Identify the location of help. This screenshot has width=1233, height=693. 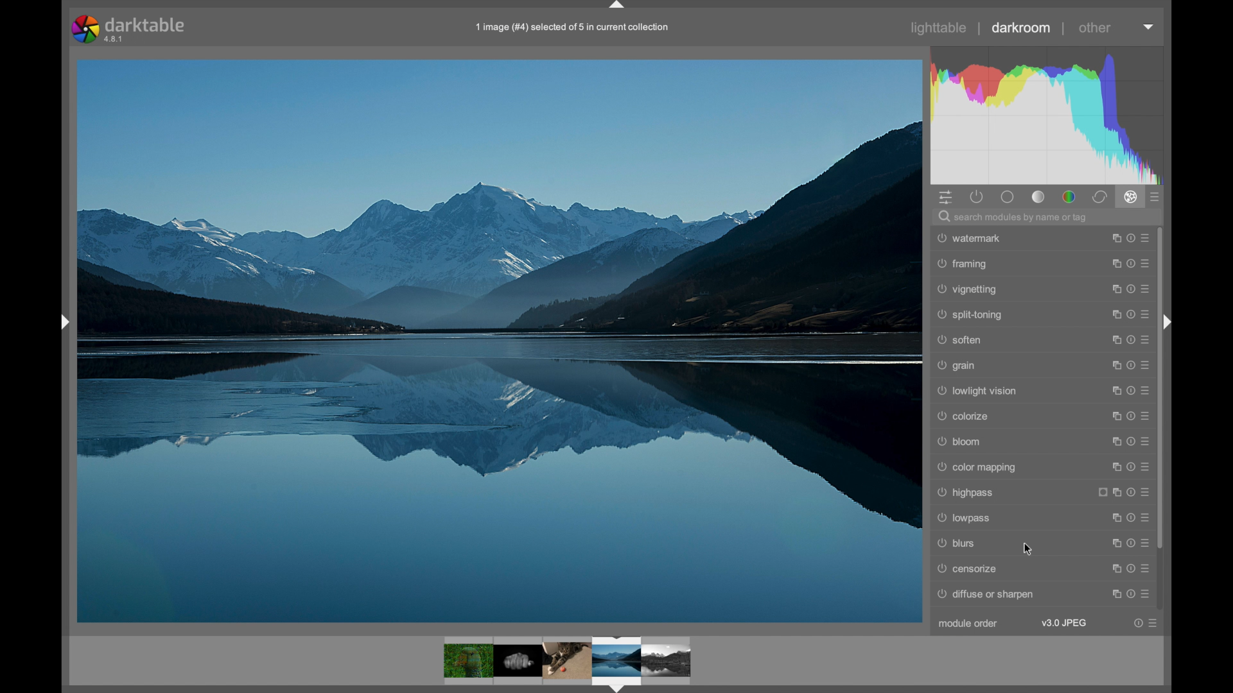
(1129, 365).